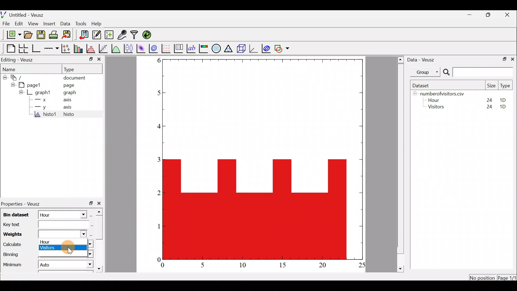 The width and height of the screenshot is (517, 291). I want to click on restore down, so click(504, 59).